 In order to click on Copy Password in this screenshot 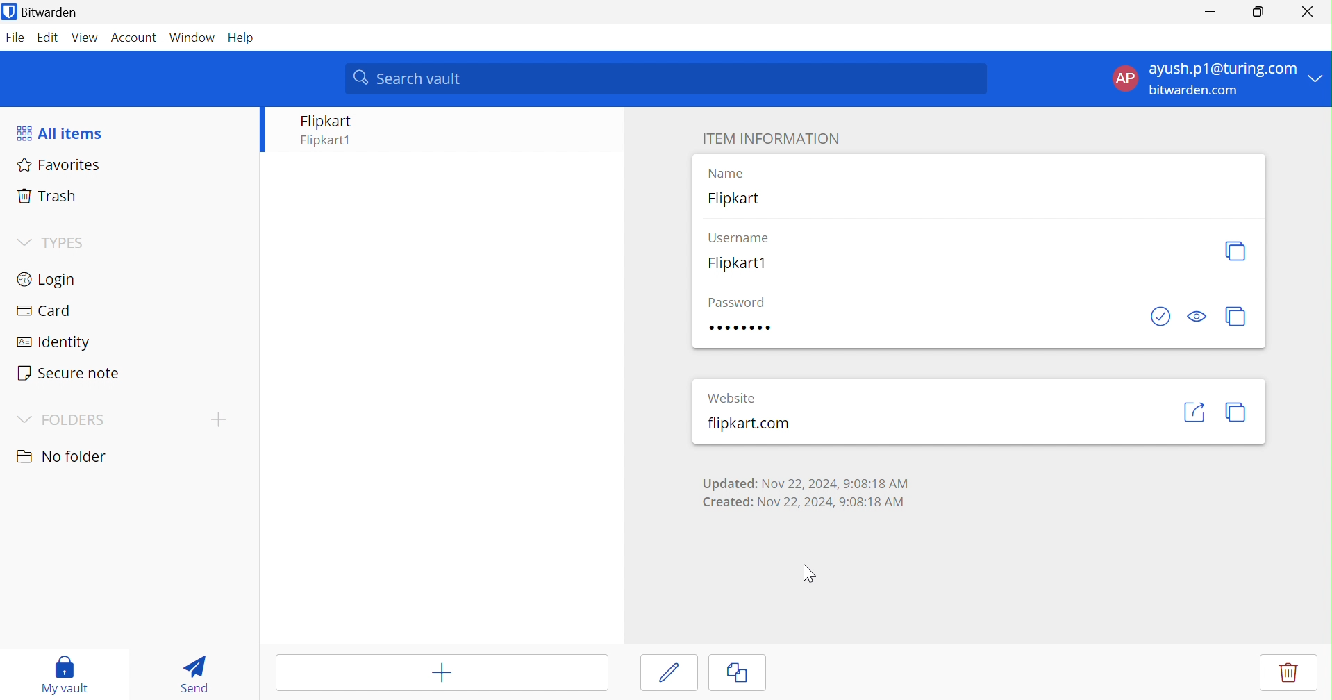, I will do `click(1236, 317)`.